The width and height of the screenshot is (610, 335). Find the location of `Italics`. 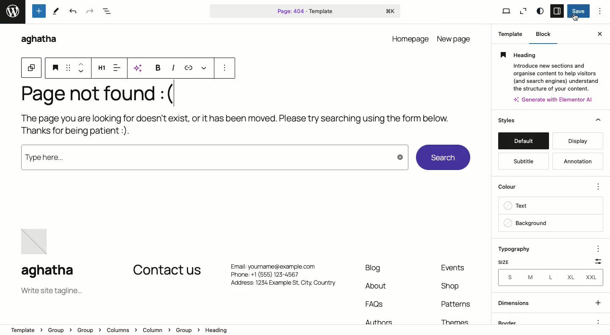

Italics is located at coordinates (173, 68).